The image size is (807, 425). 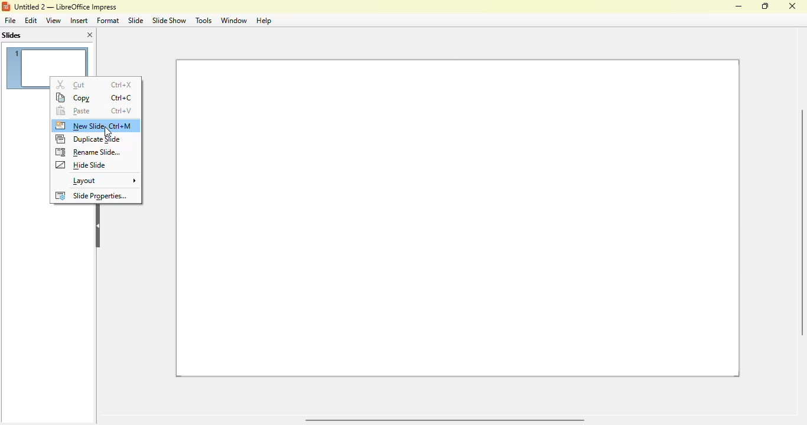 What do you see at coordinates (31, 21) in the screenshot?
I see `edit` at bounding box center [31, 21].